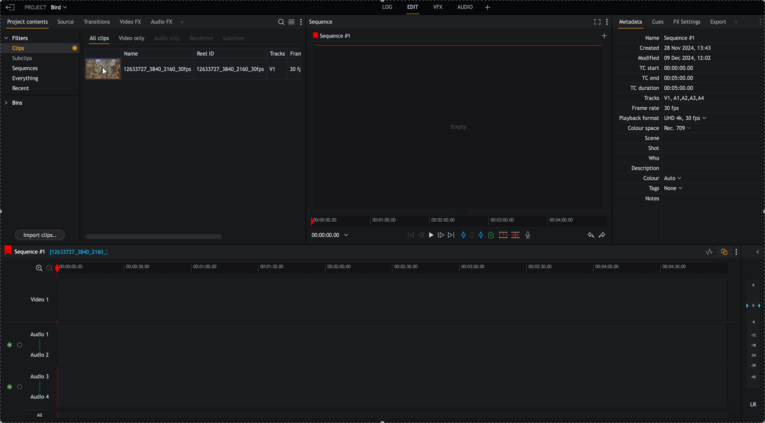  What do you see at coordinates (67, 22) in the screenshot?
I see `source` at bounding box center [67, 22].